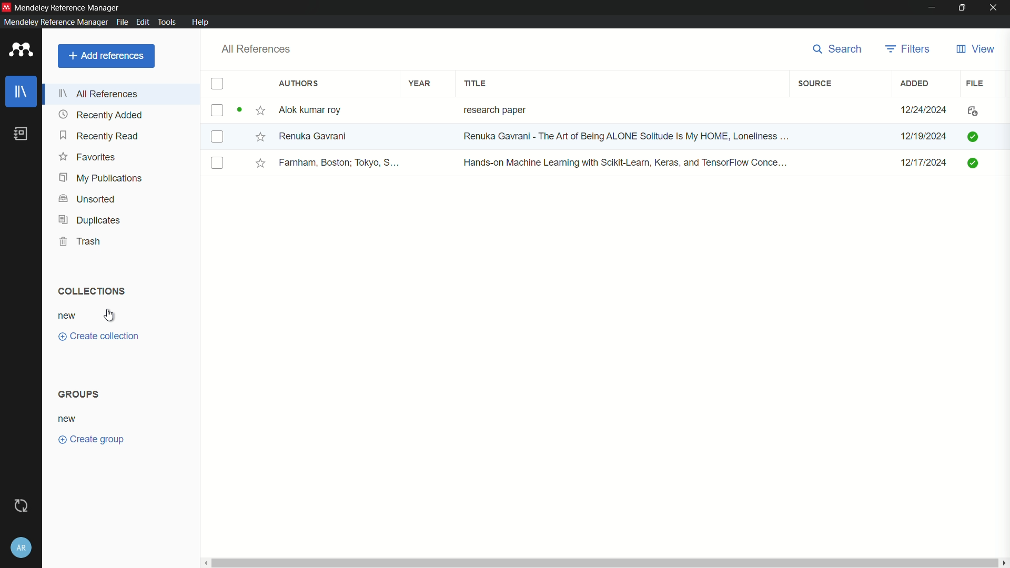  What do you see at coordinates (607, 563) in the screenshot?
I see `Scroll bar` at bounding box center [607, 563].